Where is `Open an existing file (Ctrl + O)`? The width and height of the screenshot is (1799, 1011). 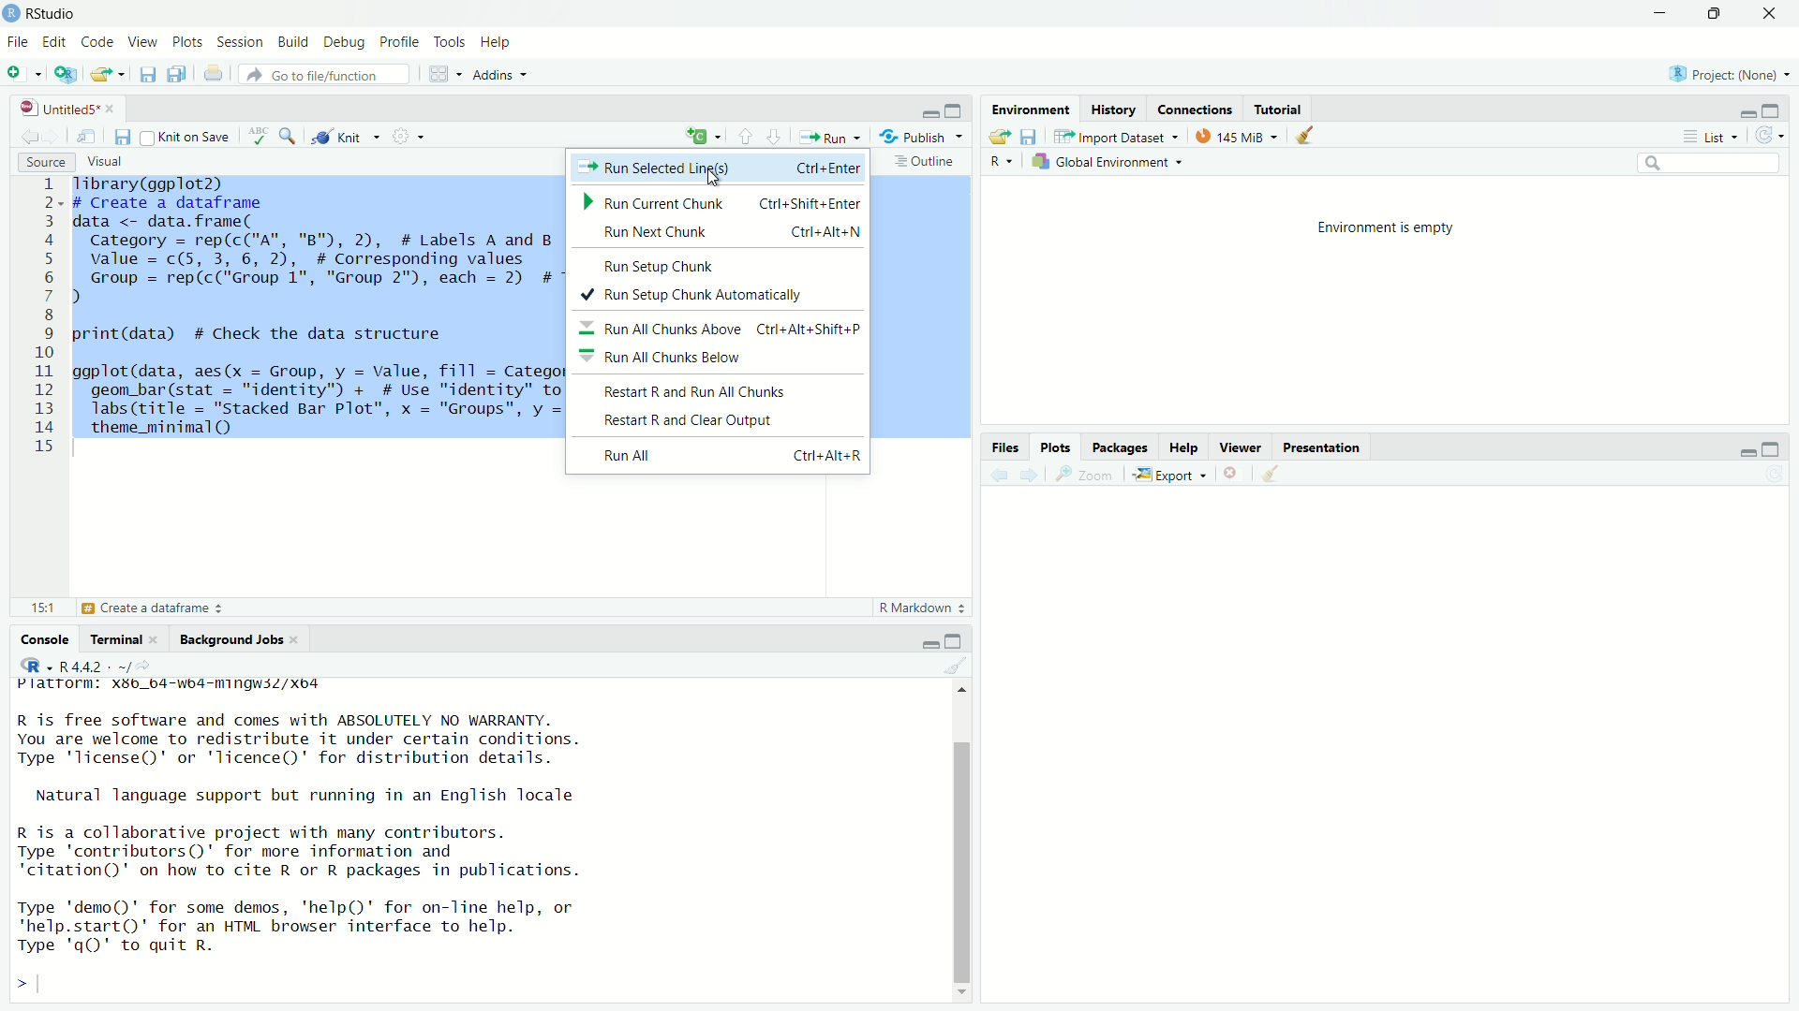
Open an existing file (Ctrl + O) is located at coordinates (108, 73).